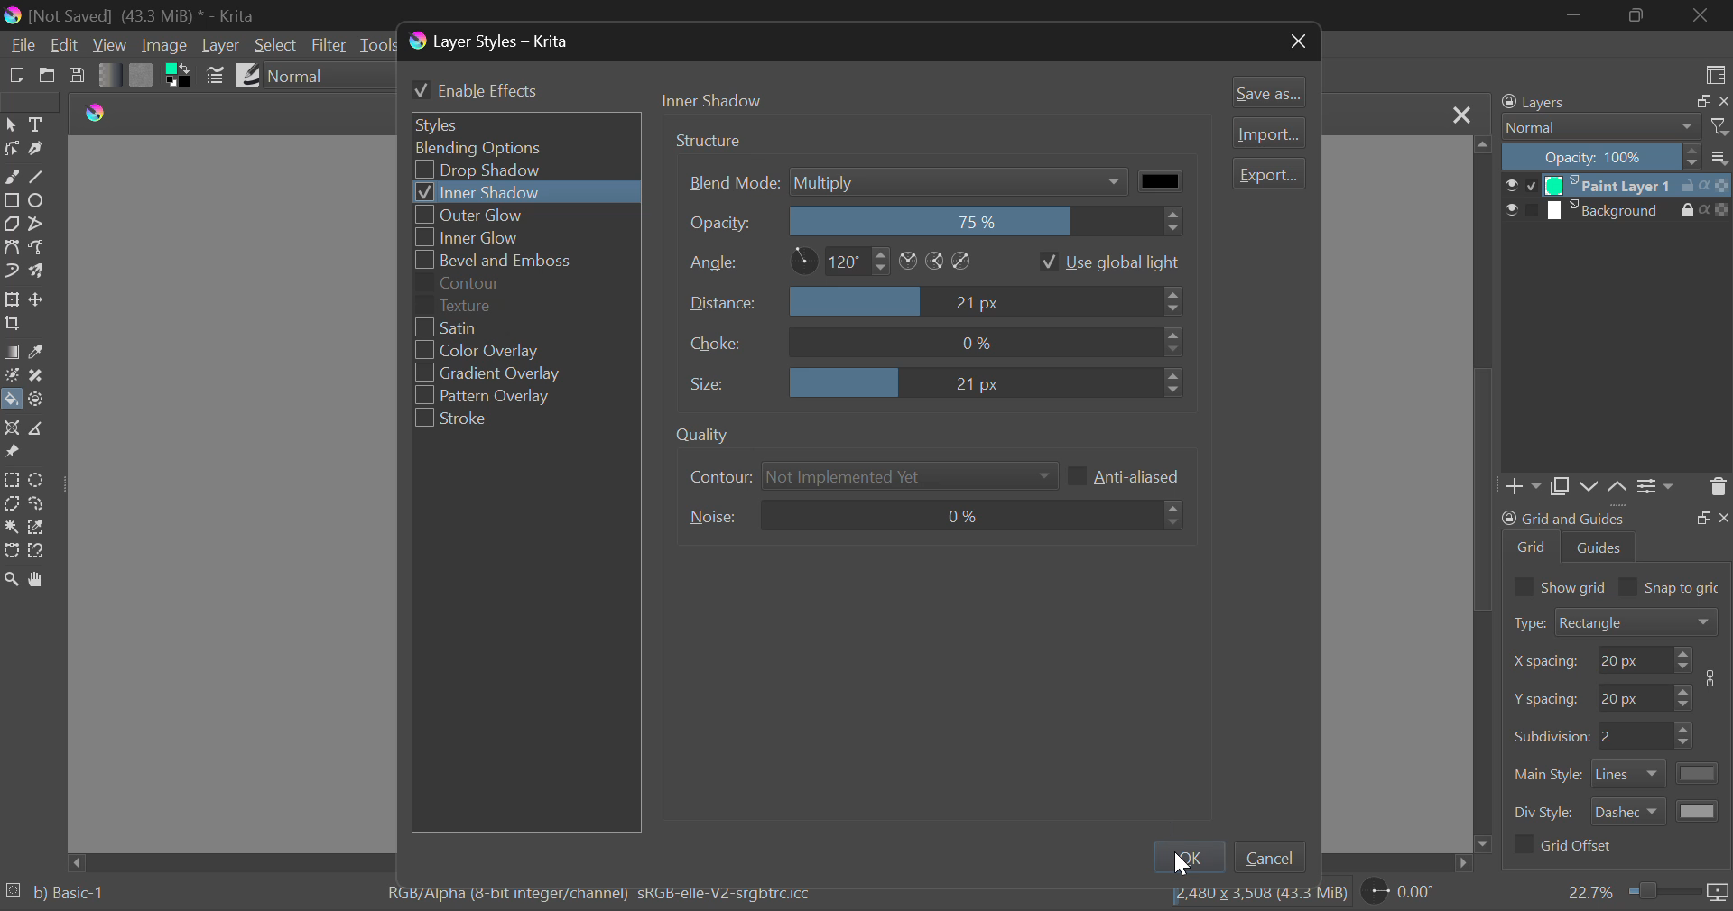  What do you see at coordinates (11, 505) in the screenshot?
I see `Polygon Selection` at bounding box center [11, 505].